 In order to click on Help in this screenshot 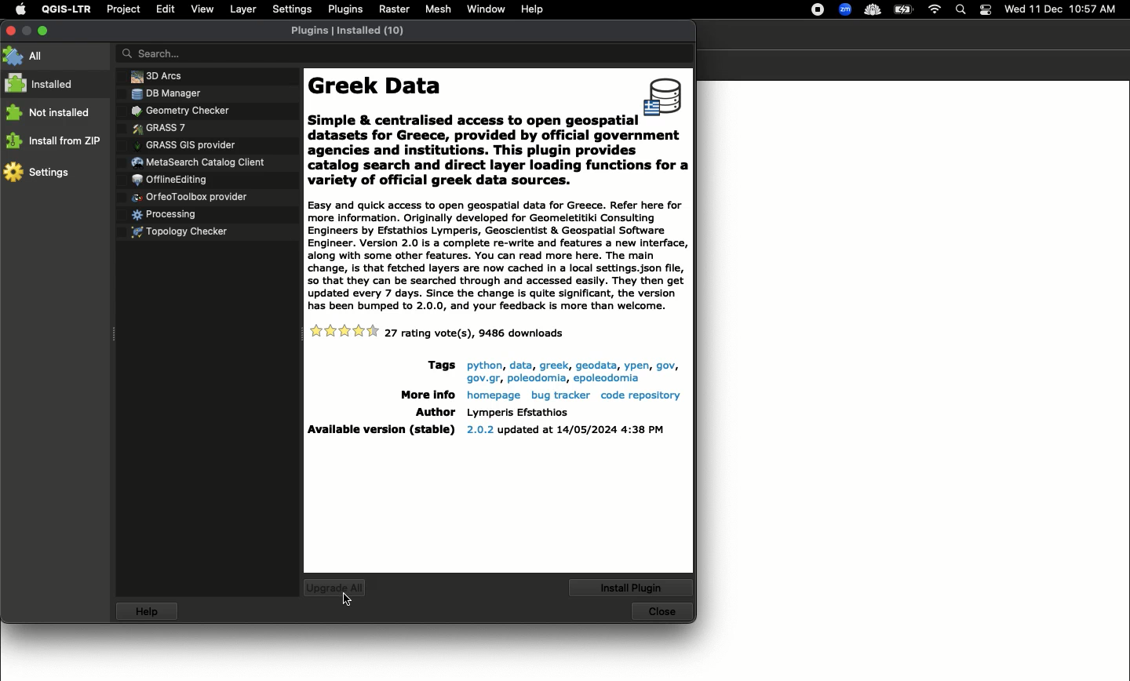, I will do `click(149, 613)`.